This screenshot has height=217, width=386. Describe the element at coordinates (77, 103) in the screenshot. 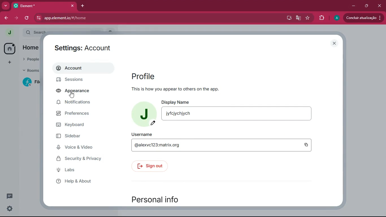

I see `notifications` at that location.